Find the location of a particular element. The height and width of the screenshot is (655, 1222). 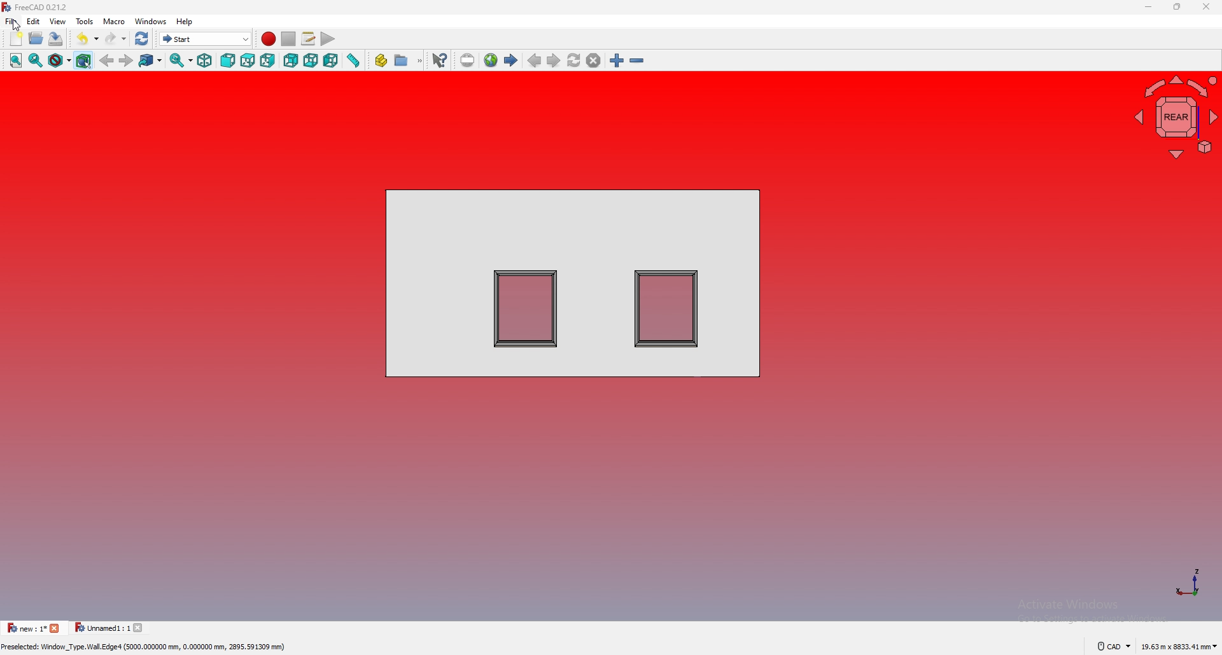

bottom is located at coordinates (311, 61).